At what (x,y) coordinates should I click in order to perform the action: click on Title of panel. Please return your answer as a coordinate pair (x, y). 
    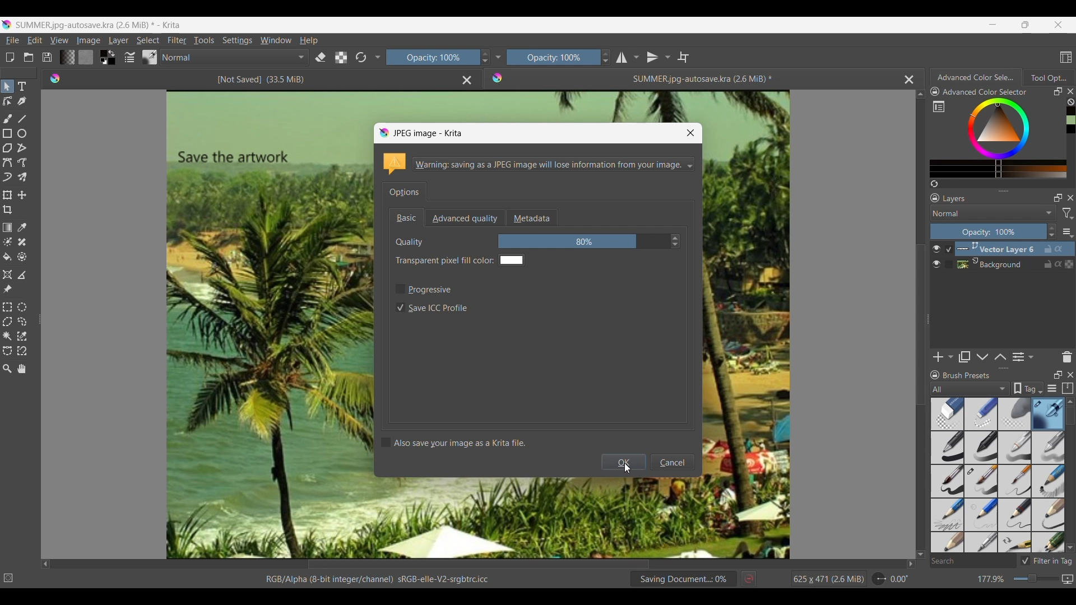
    Looking at the image, I should click on (967, 375).